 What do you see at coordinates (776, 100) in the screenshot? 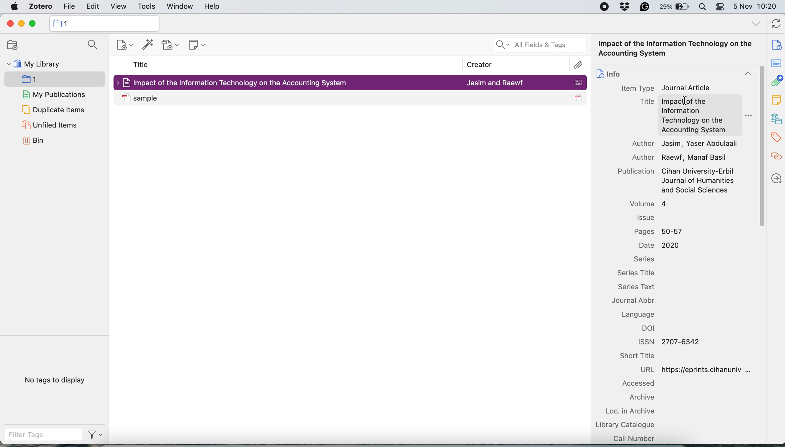
I see `note` at bounding box center [776, 100].